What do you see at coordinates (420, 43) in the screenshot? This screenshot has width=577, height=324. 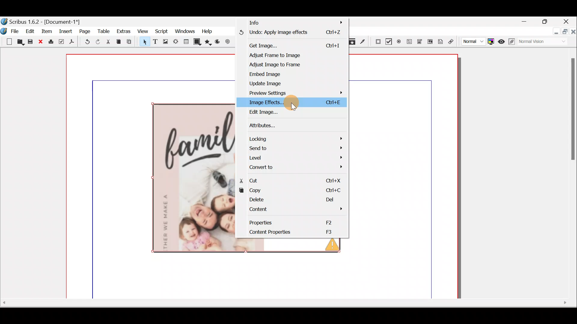 I see `PDF combo box` at bounding box center [420, 43].